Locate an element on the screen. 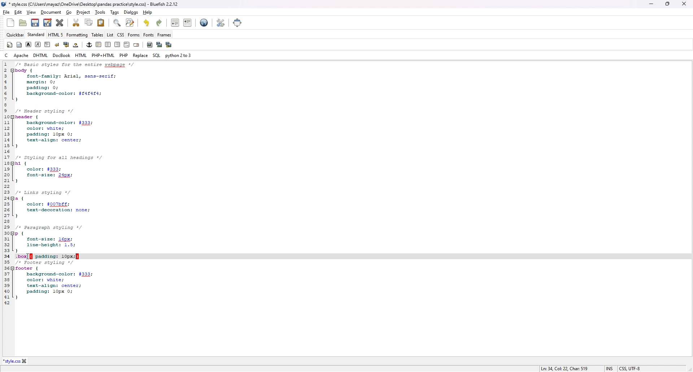 The image size is (693, 372). multi thumbnail is located at coordinates (169, 45).